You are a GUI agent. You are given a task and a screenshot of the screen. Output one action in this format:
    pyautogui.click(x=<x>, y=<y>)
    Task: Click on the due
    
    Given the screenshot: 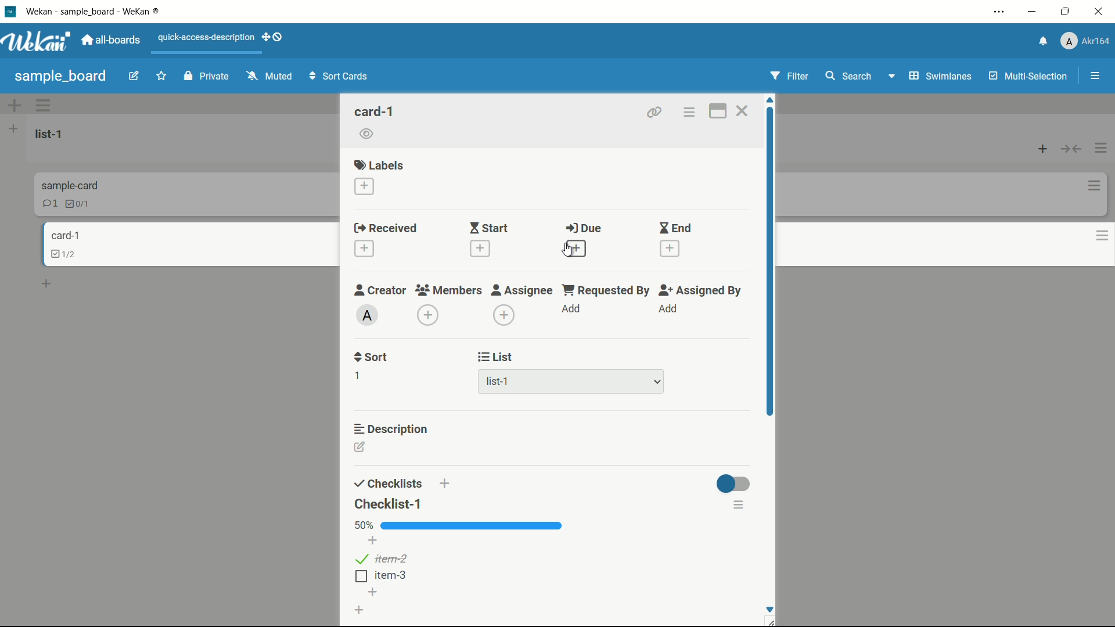 What is the action you would take?
    pyautogui.click(x=582, y=228)
    